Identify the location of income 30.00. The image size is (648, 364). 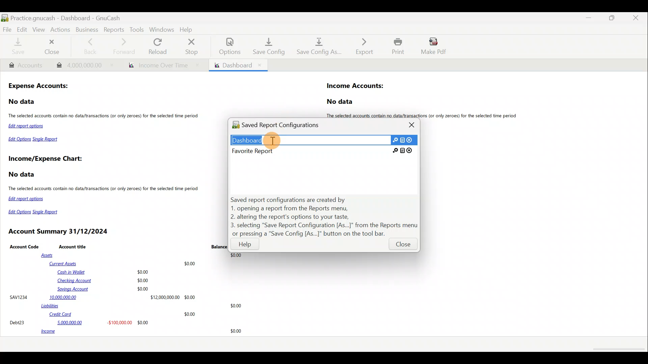
(141, 332).